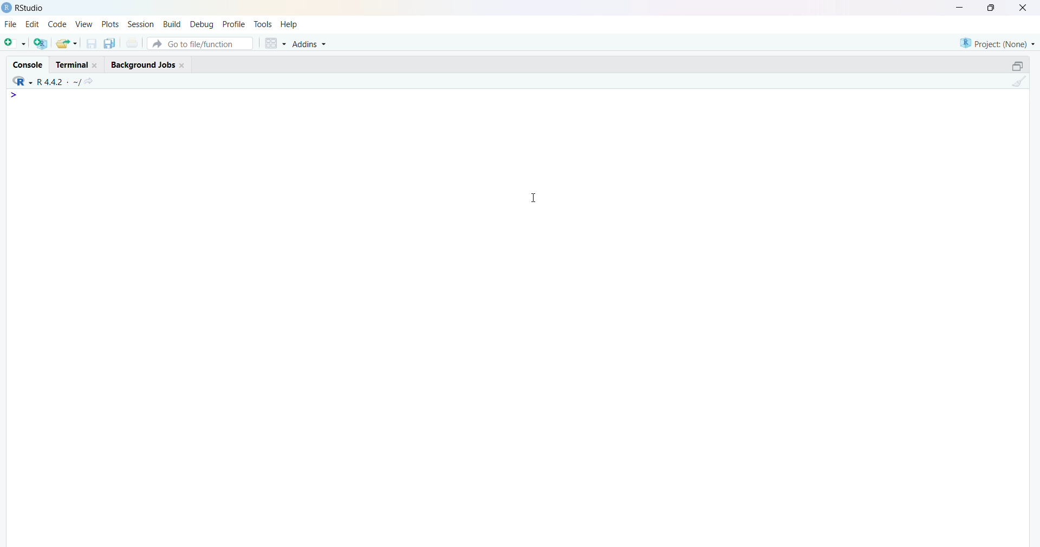 Image resolution: width=1040 pixels, height=547 pixels. Describe the element at coordinates (22, 81) in the screenshot. I see `R` at that location.